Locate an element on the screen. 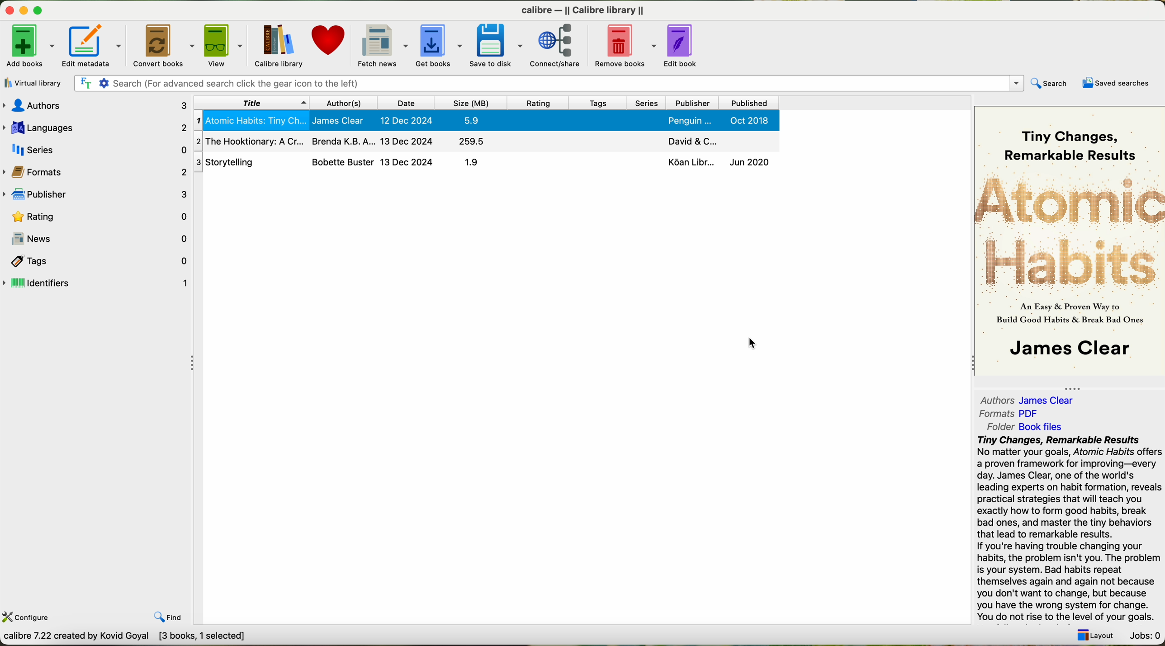 The height and width of the screenshot is (646, 1165). An easy proven way to build Good Habits & Break Bad Ones is located at coordinates (1068, 317).